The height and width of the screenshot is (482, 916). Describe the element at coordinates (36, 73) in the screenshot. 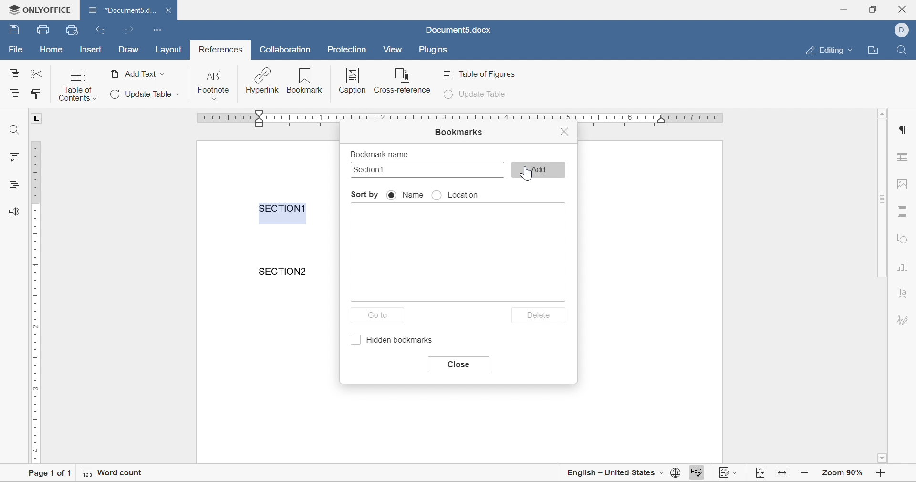

I see `cut` at that location.